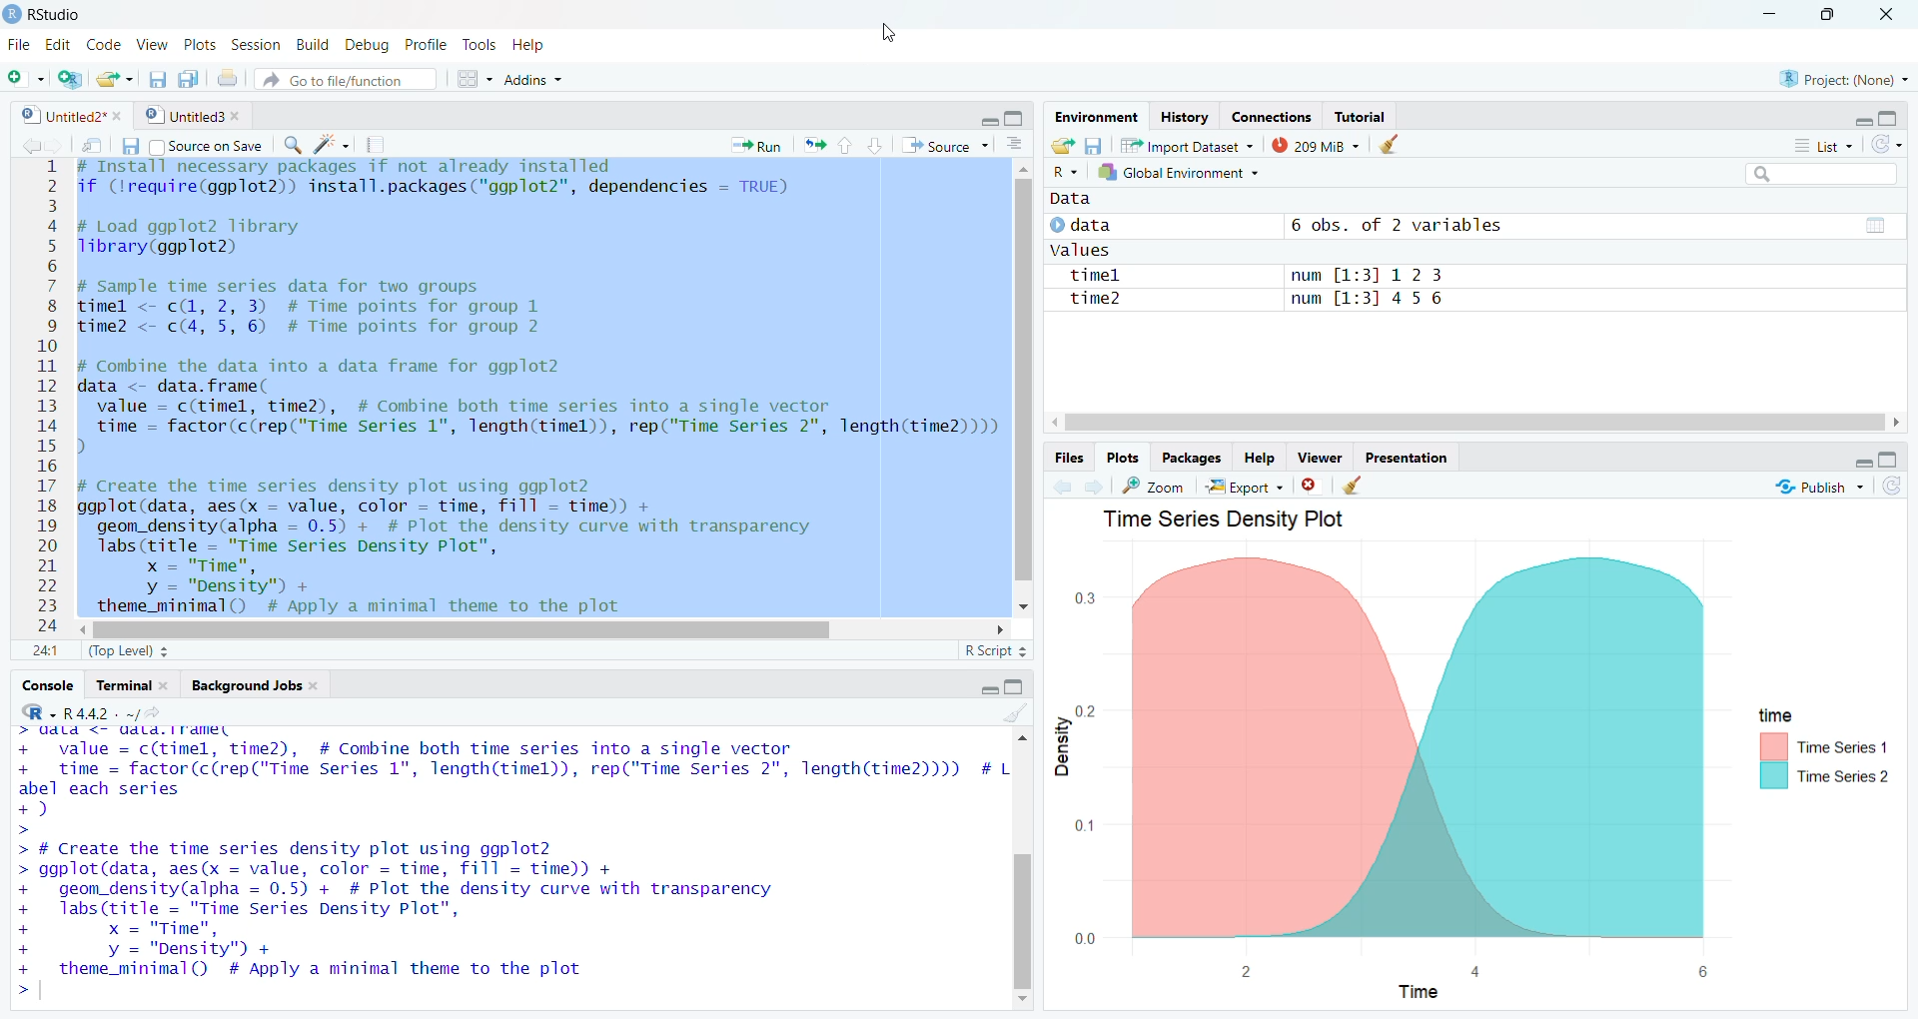 The width and height of the screenshot is (1918, 1019). What do you see at coordinates (1251, 299) in the screenshot?
I see `time2 num [1:3] 45 6` at bounding box center [1251, 299].